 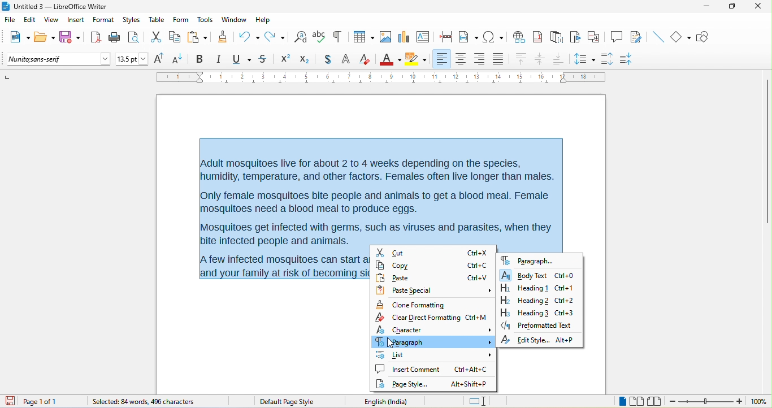 What do you see at coordinates (71, 37) in the screenshot?
I see `save` at bounding box center [71, 37].